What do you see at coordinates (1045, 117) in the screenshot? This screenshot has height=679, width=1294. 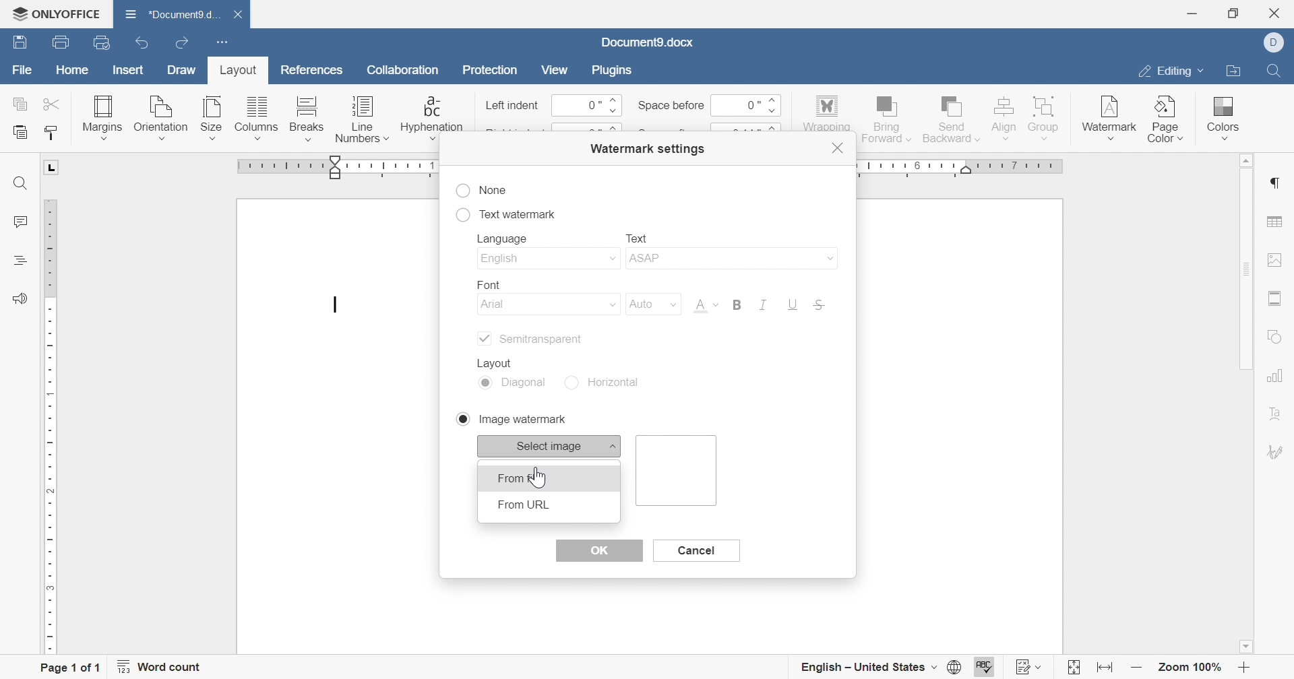 I see `group` at bounding box center [1045, 117].